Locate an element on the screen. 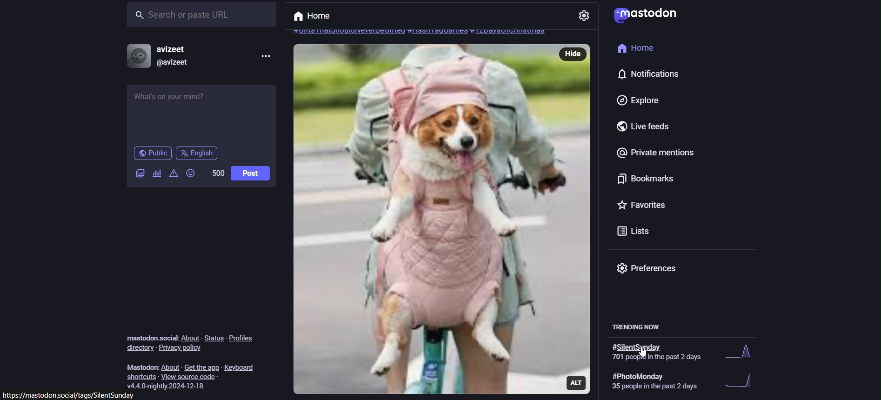 The width and height of the screenshot is (881, 400). Hashtags is located at coordinates (421, 32).